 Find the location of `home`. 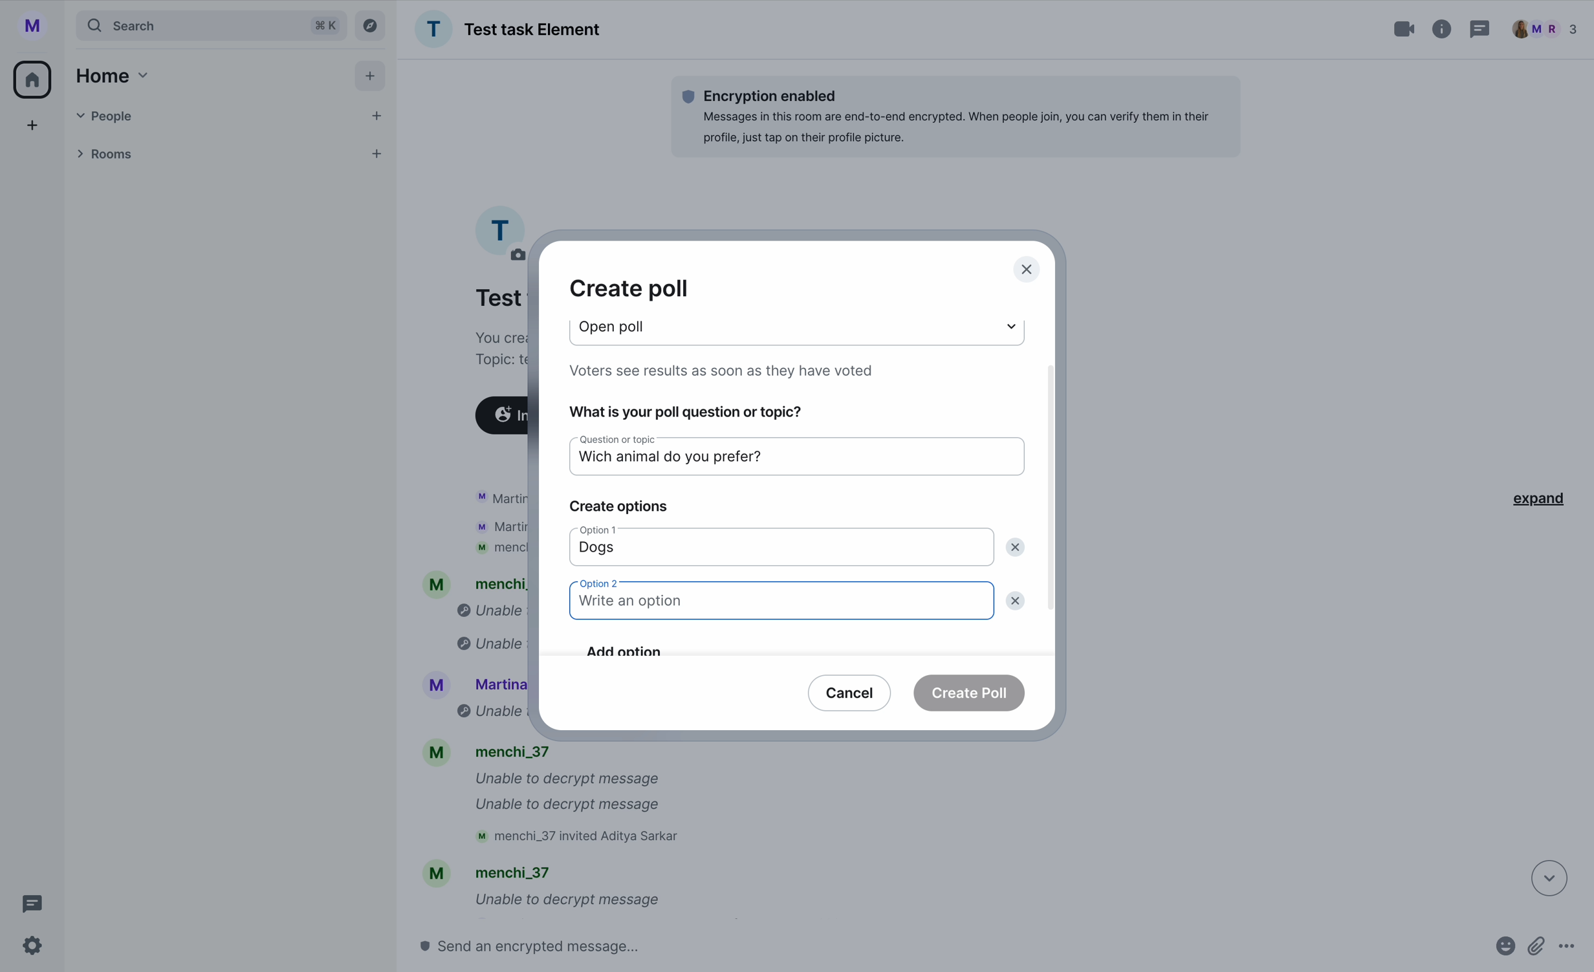

home is located at coordinates (34, 78).